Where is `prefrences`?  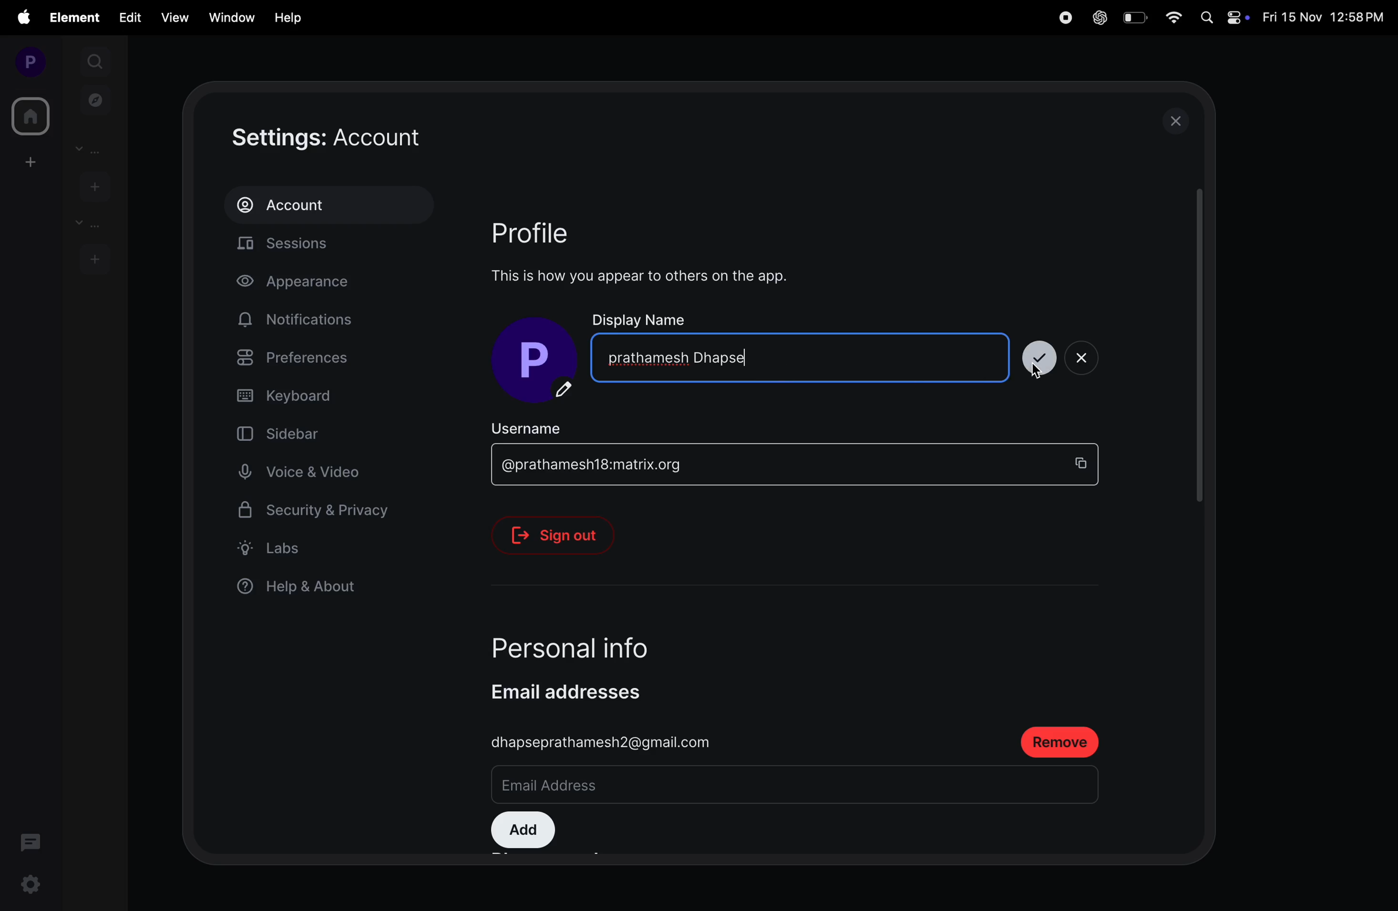 prefrences is located at coordinates (320, 360).